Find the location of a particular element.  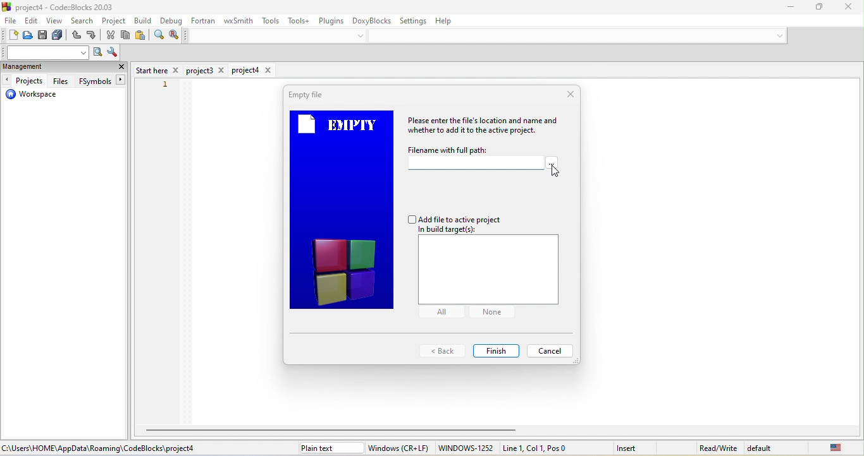

management is located at coordinates (39, 68).